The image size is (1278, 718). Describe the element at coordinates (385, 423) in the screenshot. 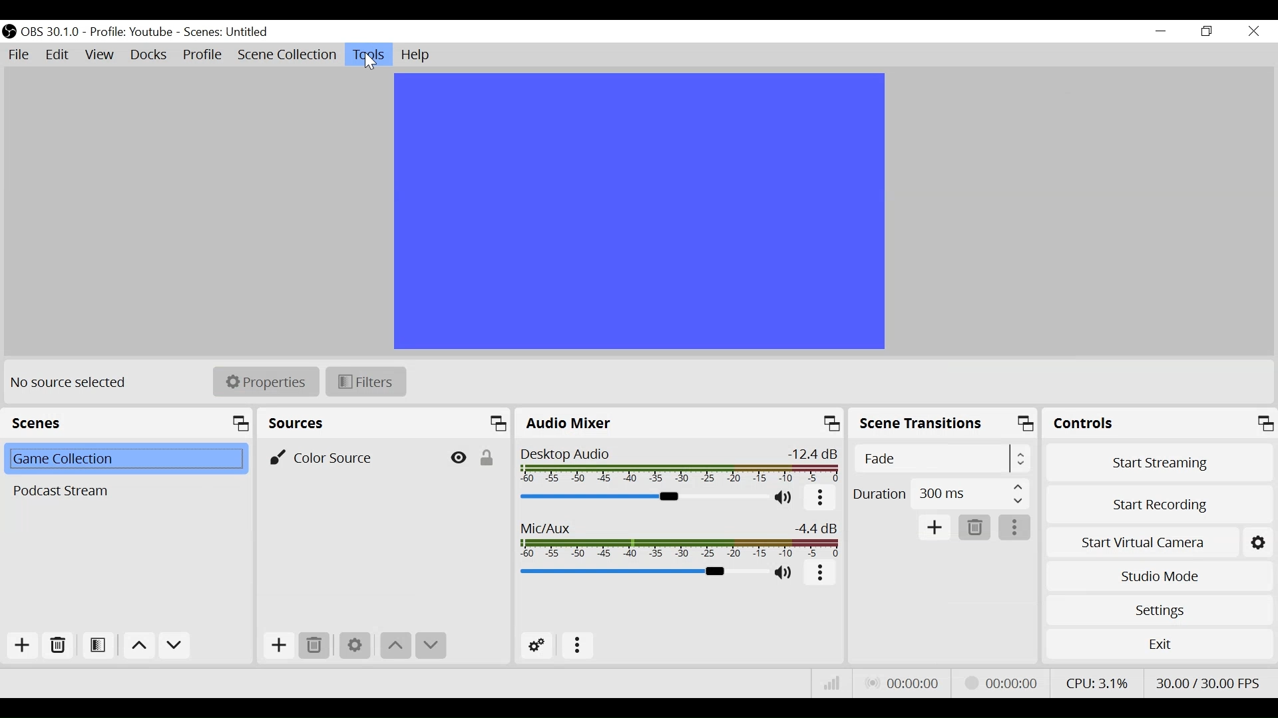

I see `Sources` at that location.